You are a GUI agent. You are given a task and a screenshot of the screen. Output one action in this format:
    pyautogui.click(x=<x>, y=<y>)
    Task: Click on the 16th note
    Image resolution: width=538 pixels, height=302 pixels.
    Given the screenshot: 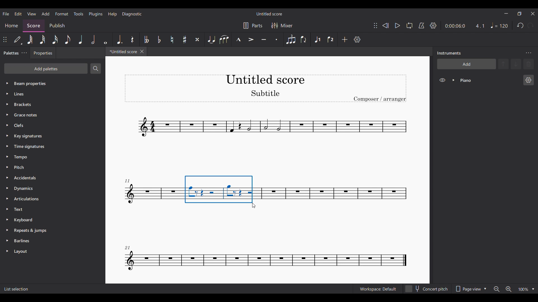 What is the action you would take?
    pyautogui.click(x=55, y=39)
    